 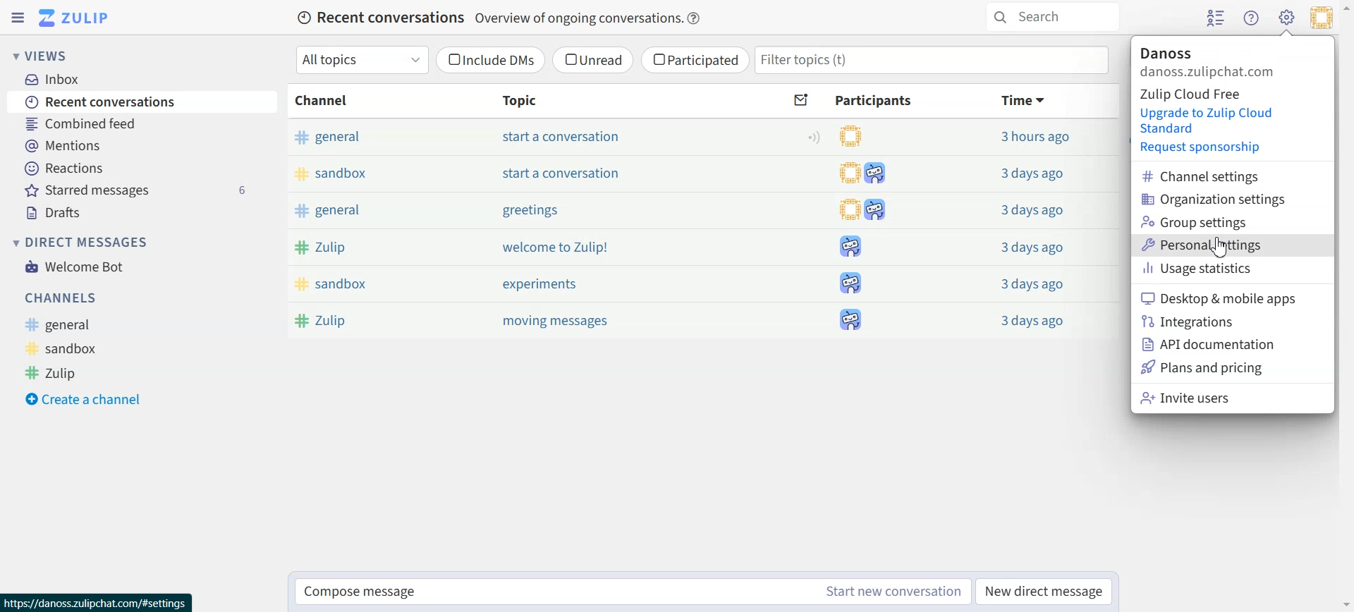 What do you see at coordinates (853, 285) in the screenshot?
I see `participants` at bounding box center [853, 285].